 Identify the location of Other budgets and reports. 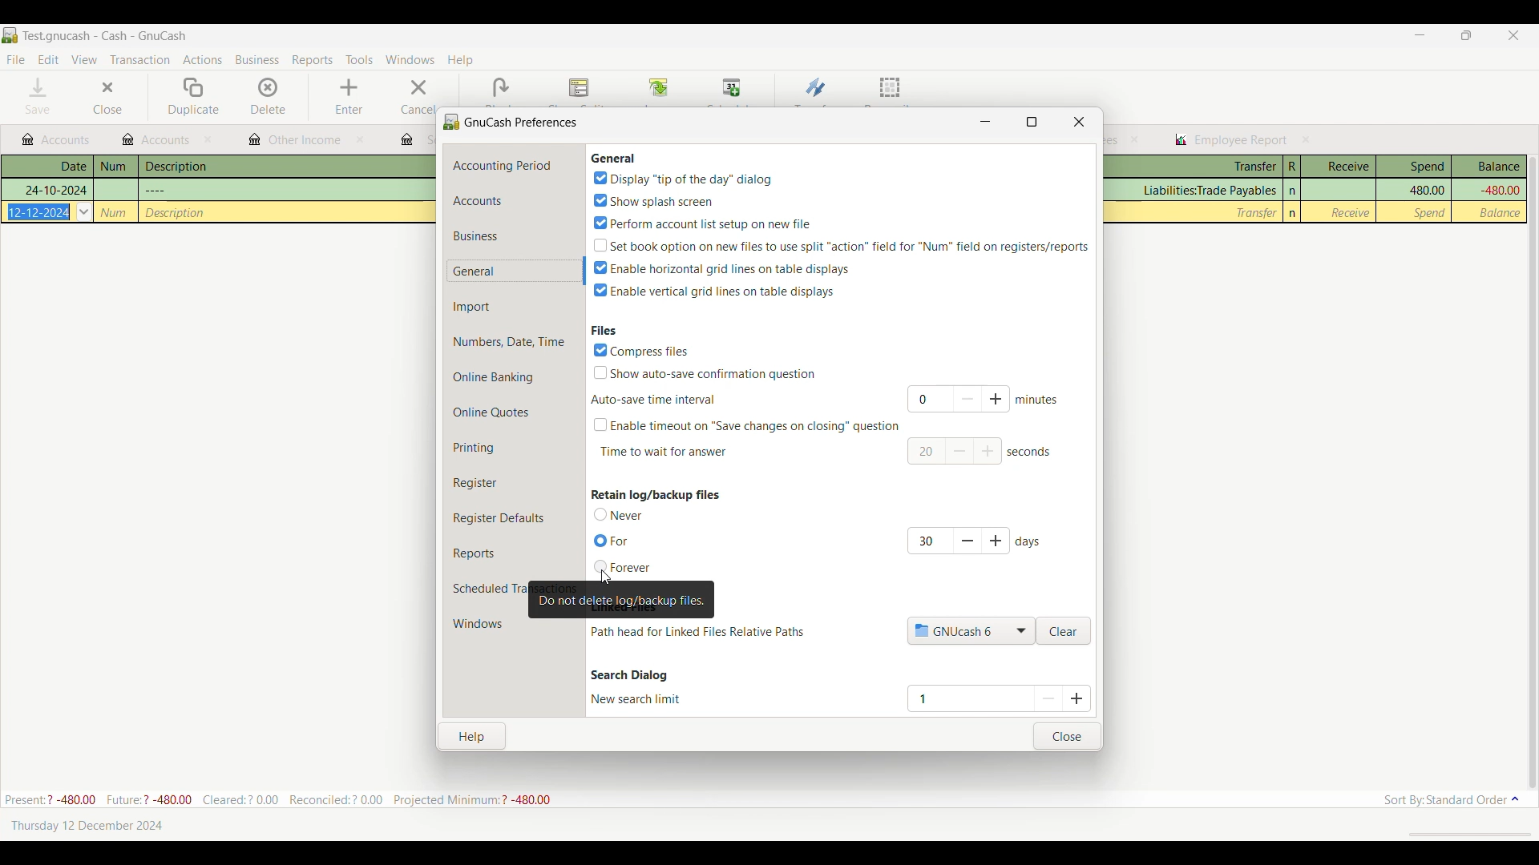
(156, 139).